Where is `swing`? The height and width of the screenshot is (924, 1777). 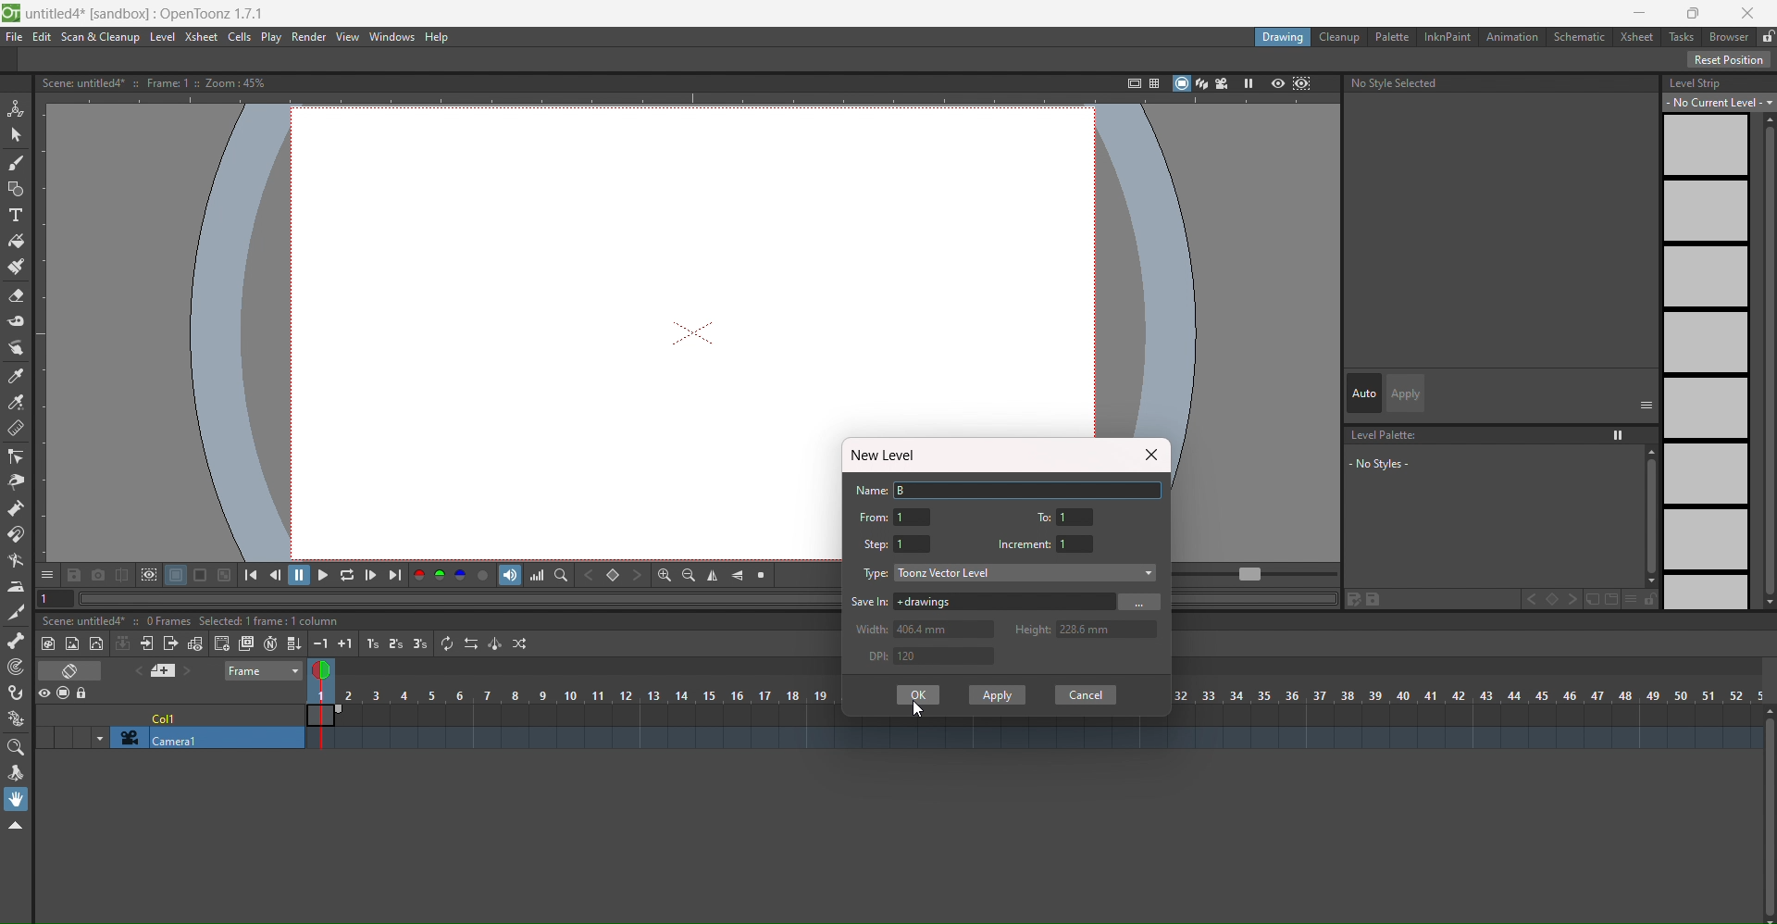 swing is located at coordinates (494, 643).